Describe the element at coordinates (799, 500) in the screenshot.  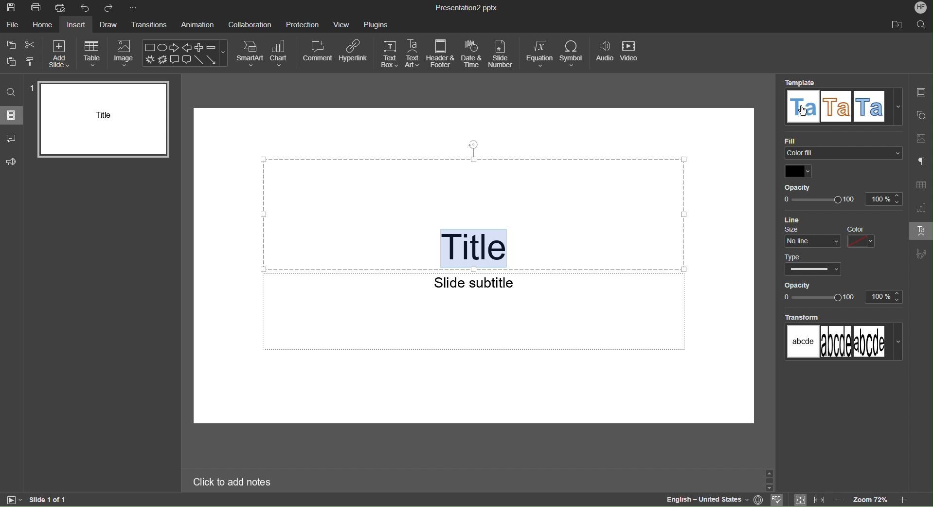
I see `fit to slide` at that location.